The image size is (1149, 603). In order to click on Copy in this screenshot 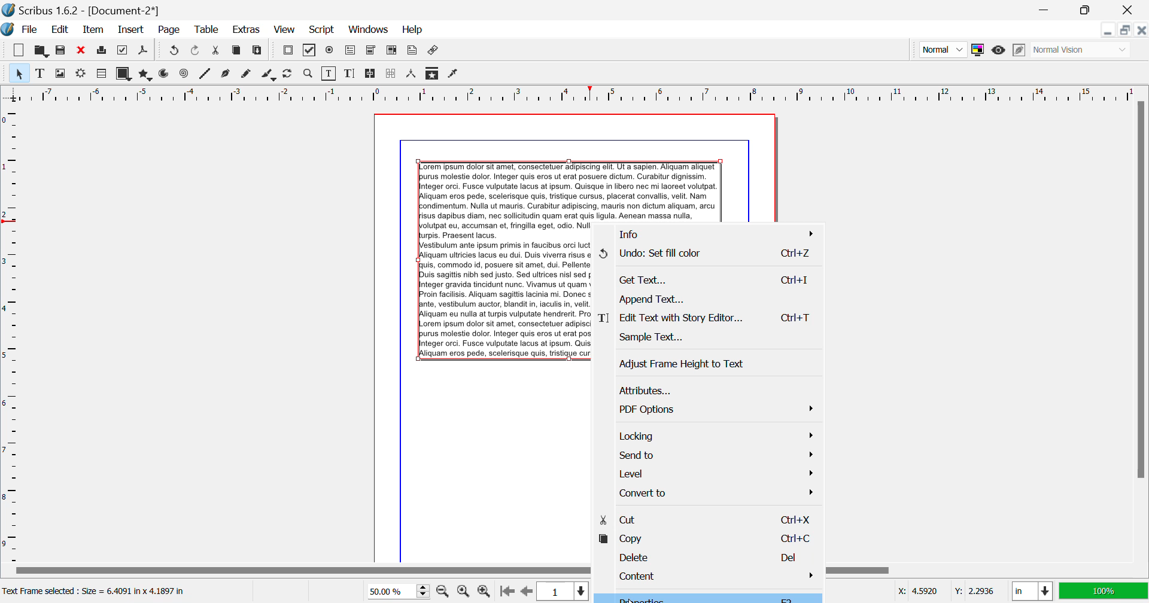, I will do `click(237, 53)`.